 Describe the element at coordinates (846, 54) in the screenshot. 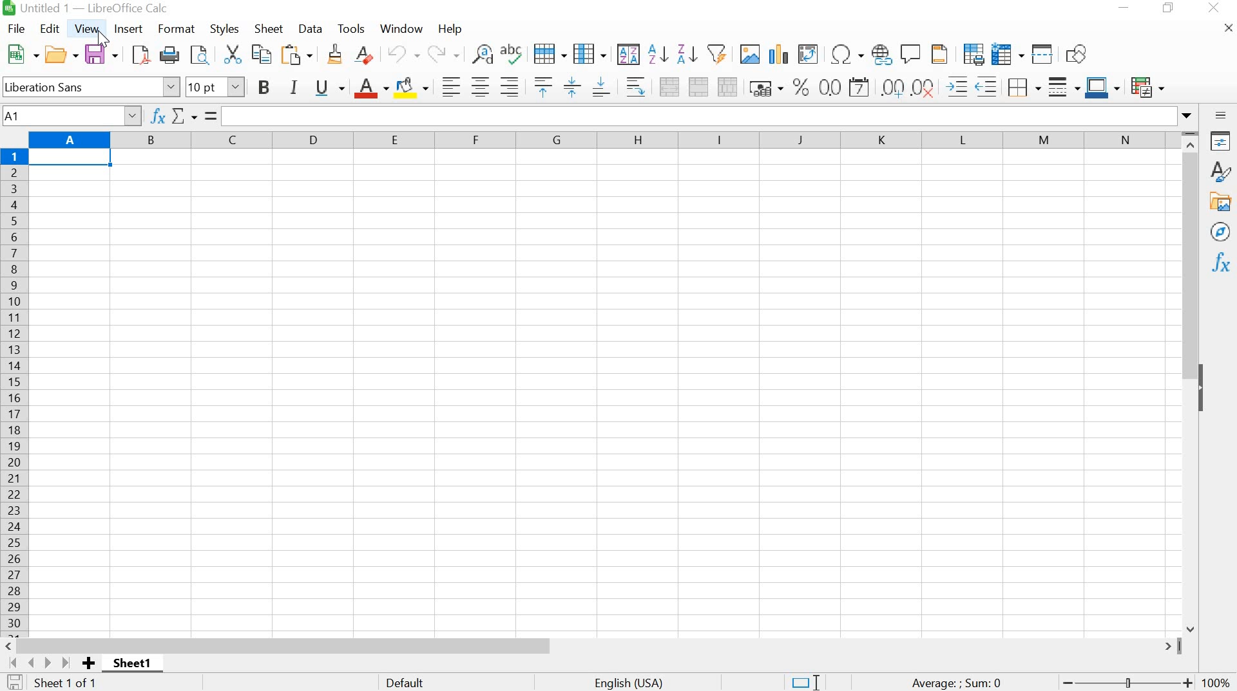

I see `INSERT SPECIAL CHARACTERS` at that location.